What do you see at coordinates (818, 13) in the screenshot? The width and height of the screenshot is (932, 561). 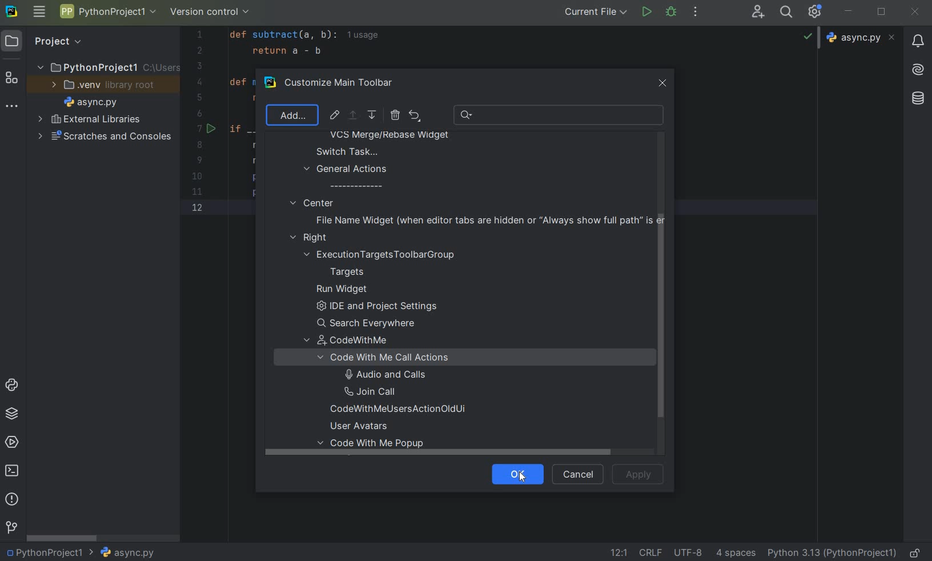 I see `IDE & PROJECT SETTINGS` at bounding box center [818, 13].